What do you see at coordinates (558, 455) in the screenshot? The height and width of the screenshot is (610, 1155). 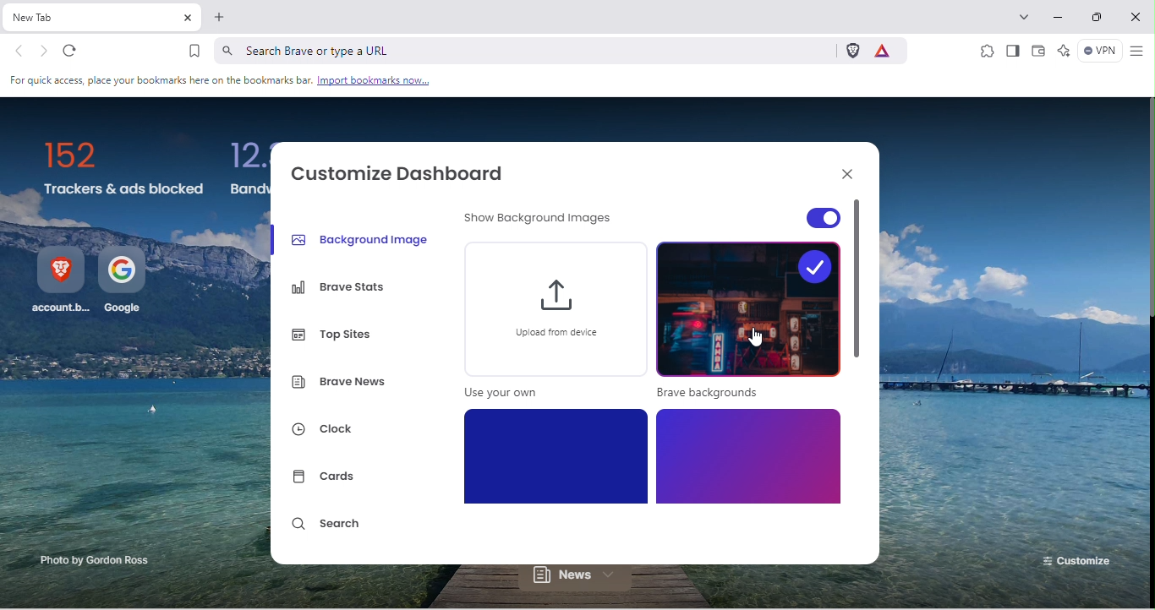 I see `Gradient` at bounding box center [558, 455].